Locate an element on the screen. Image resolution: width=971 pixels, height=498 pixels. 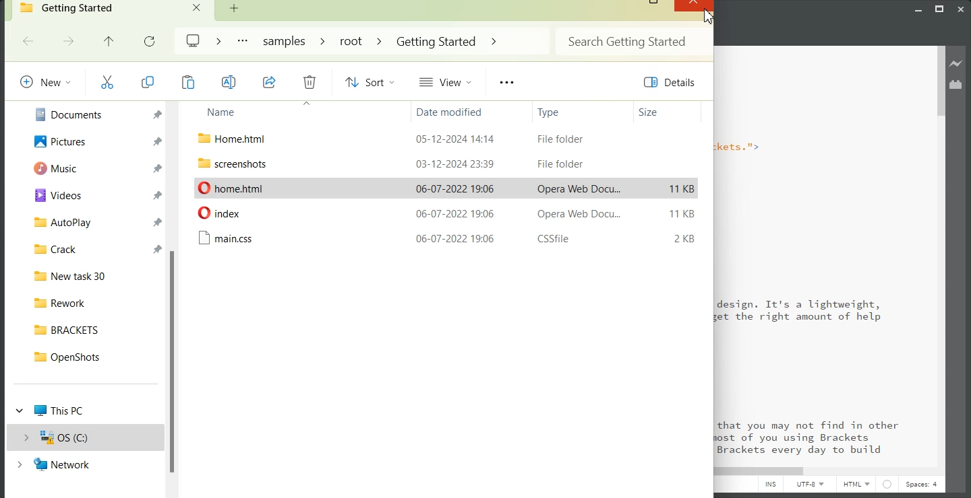
INS is located at coordinates (770, 486).